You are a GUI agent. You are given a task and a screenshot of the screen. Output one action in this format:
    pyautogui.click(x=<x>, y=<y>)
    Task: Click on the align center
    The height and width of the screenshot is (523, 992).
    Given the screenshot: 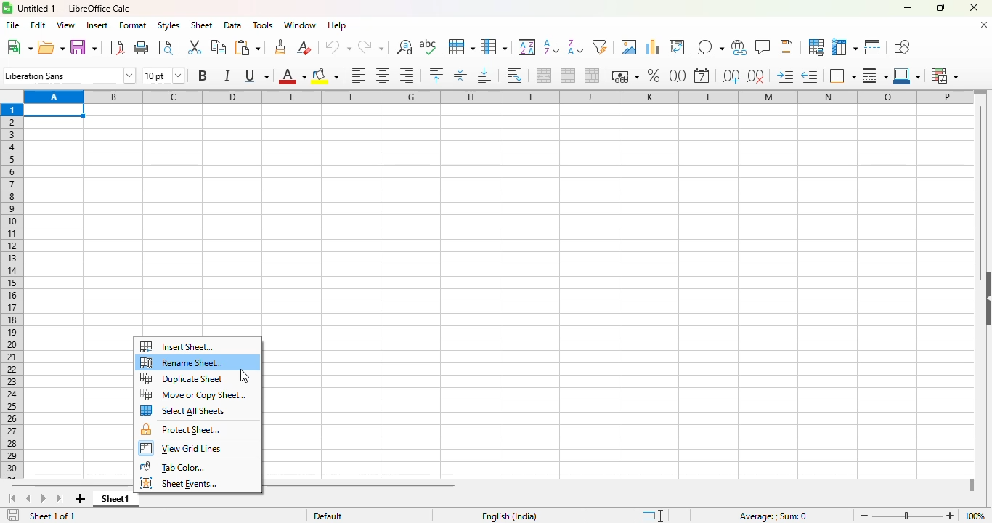 What is the action you would take?
    pyautogui.click(x=383, y=76)
    